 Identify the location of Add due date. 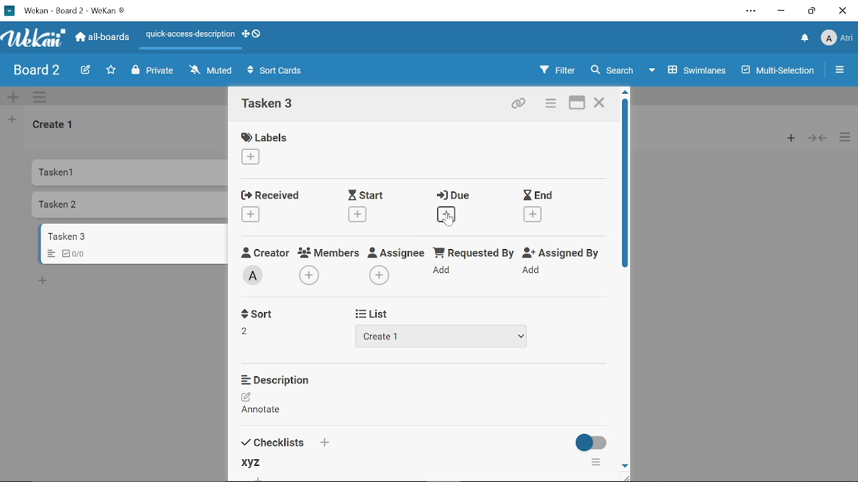
(446, 216).